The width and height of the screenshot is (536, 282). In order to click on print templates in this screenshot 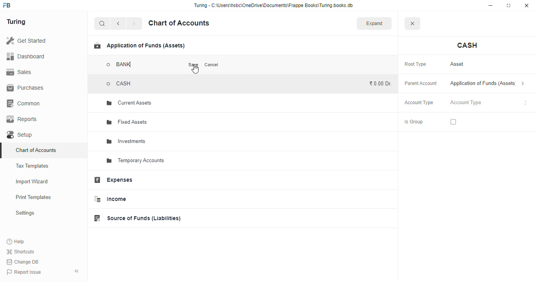, I will do `click(33, 197)`.